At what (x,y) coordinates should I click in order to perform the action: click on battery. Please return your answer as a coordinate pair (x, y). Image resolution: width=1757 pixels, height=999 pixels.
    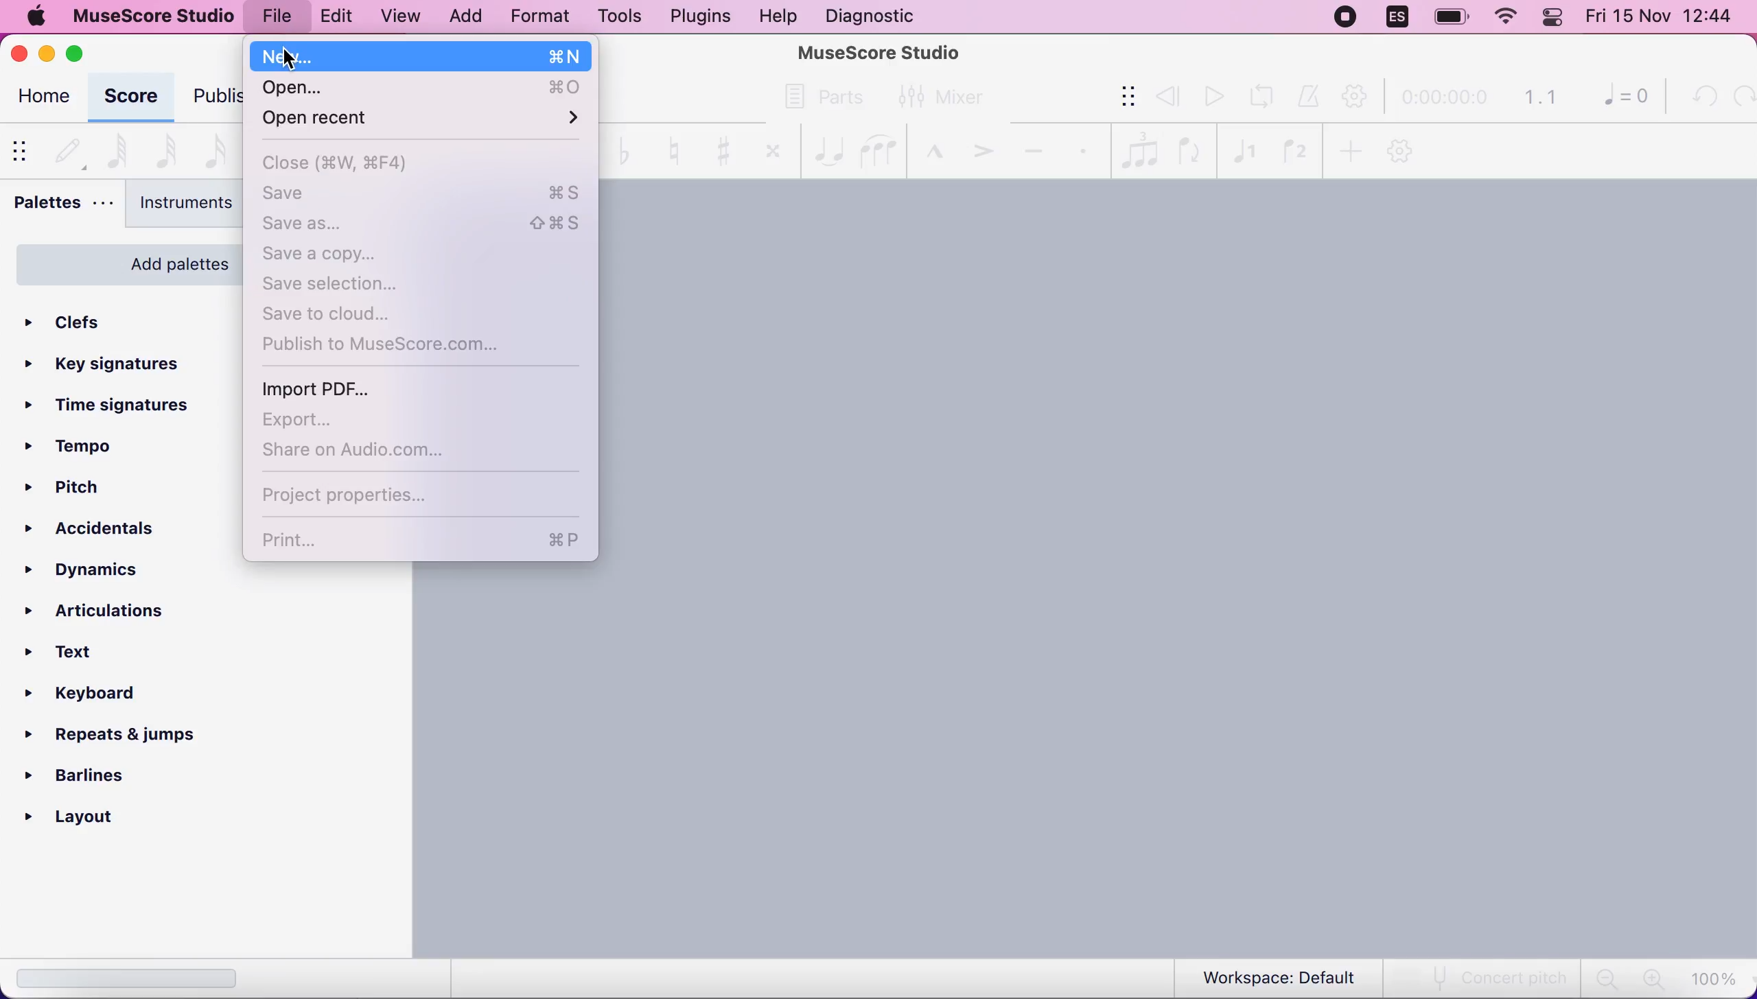
    Looking at the image, I should click on (1446, 18).